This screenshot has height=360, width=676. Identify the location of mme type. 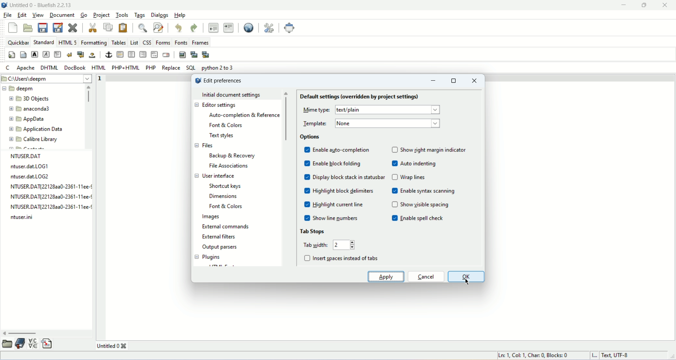
(314, 109).